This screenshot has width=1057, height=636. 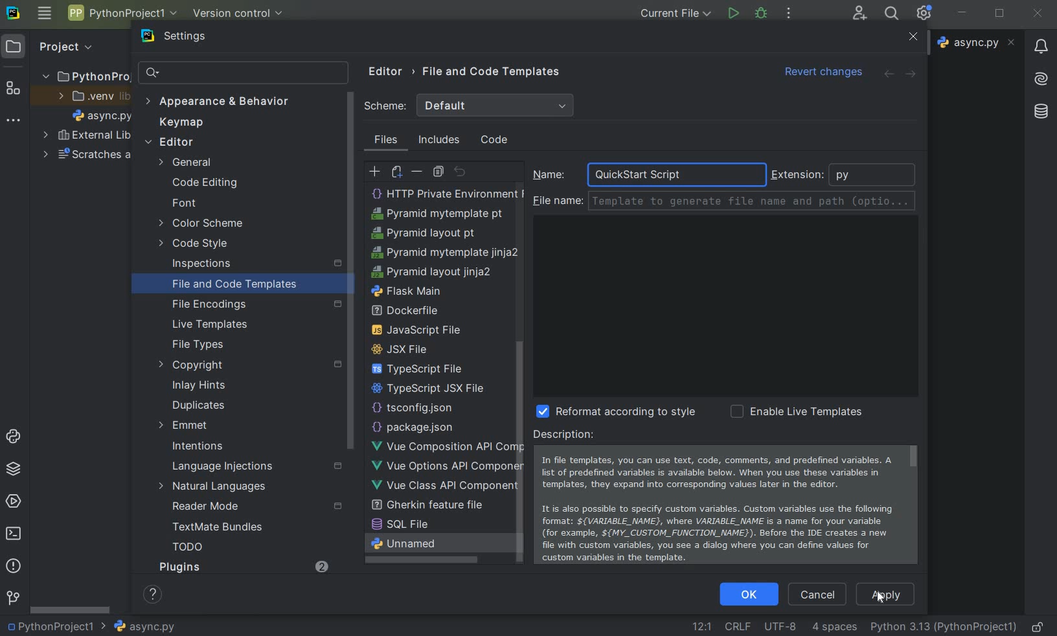 What do you see at coordinates (1038, 13) in the screenshot?
I see `close` at bounding box center [1038, 13].